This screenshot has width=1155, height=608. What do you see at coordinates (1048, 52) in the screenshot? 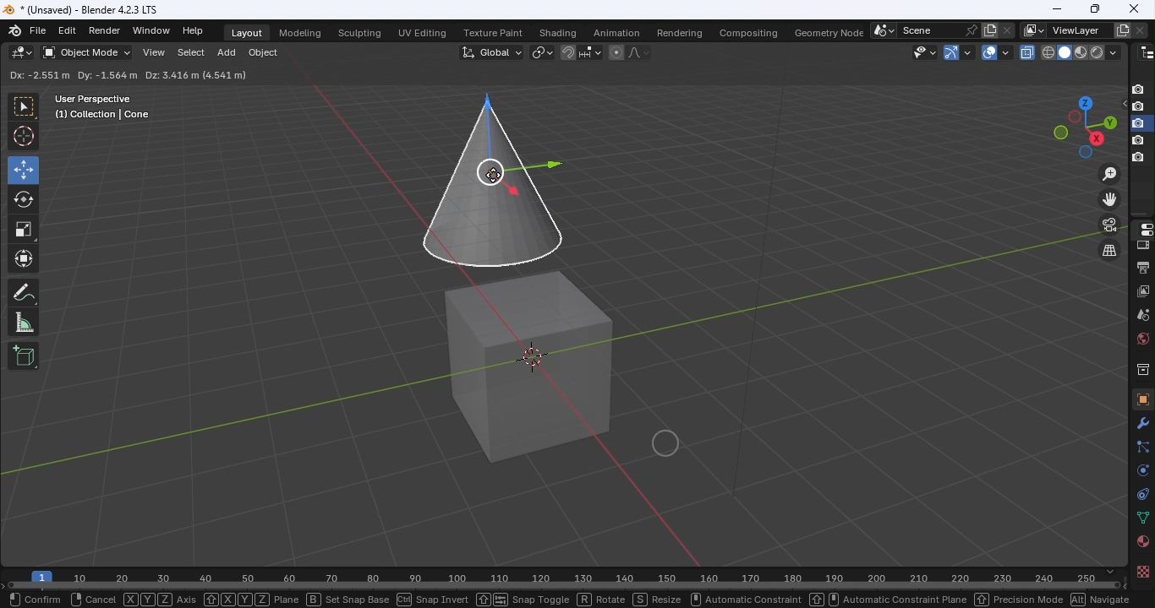
I see `viewpoint shader: wireframe` at bounding box center [1048, 52].